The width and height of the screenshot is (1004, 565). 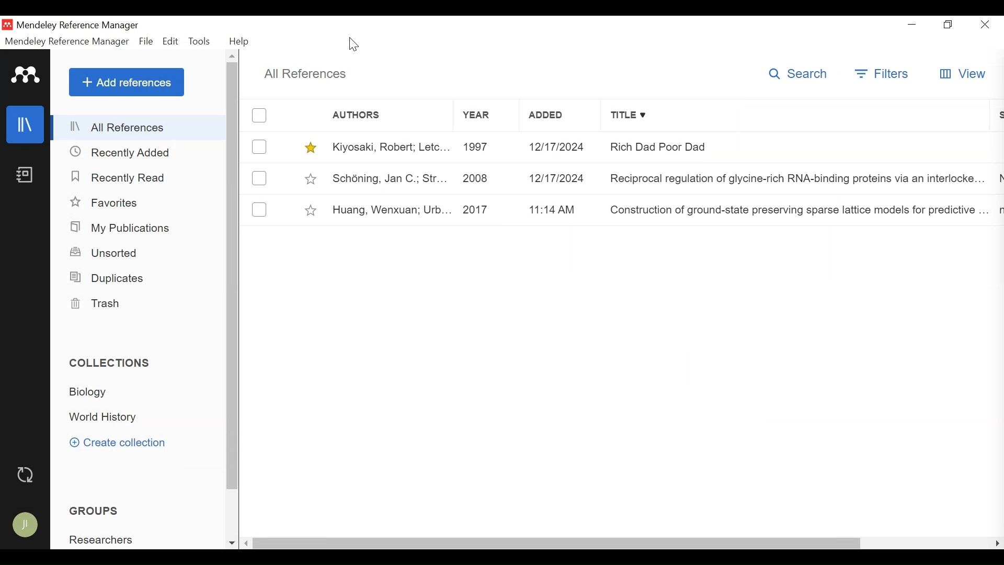 What do you see at coordinates (232, 277) in the screenshot?
I see `Vertical Scroll bar` at bounding box center [232, 277].